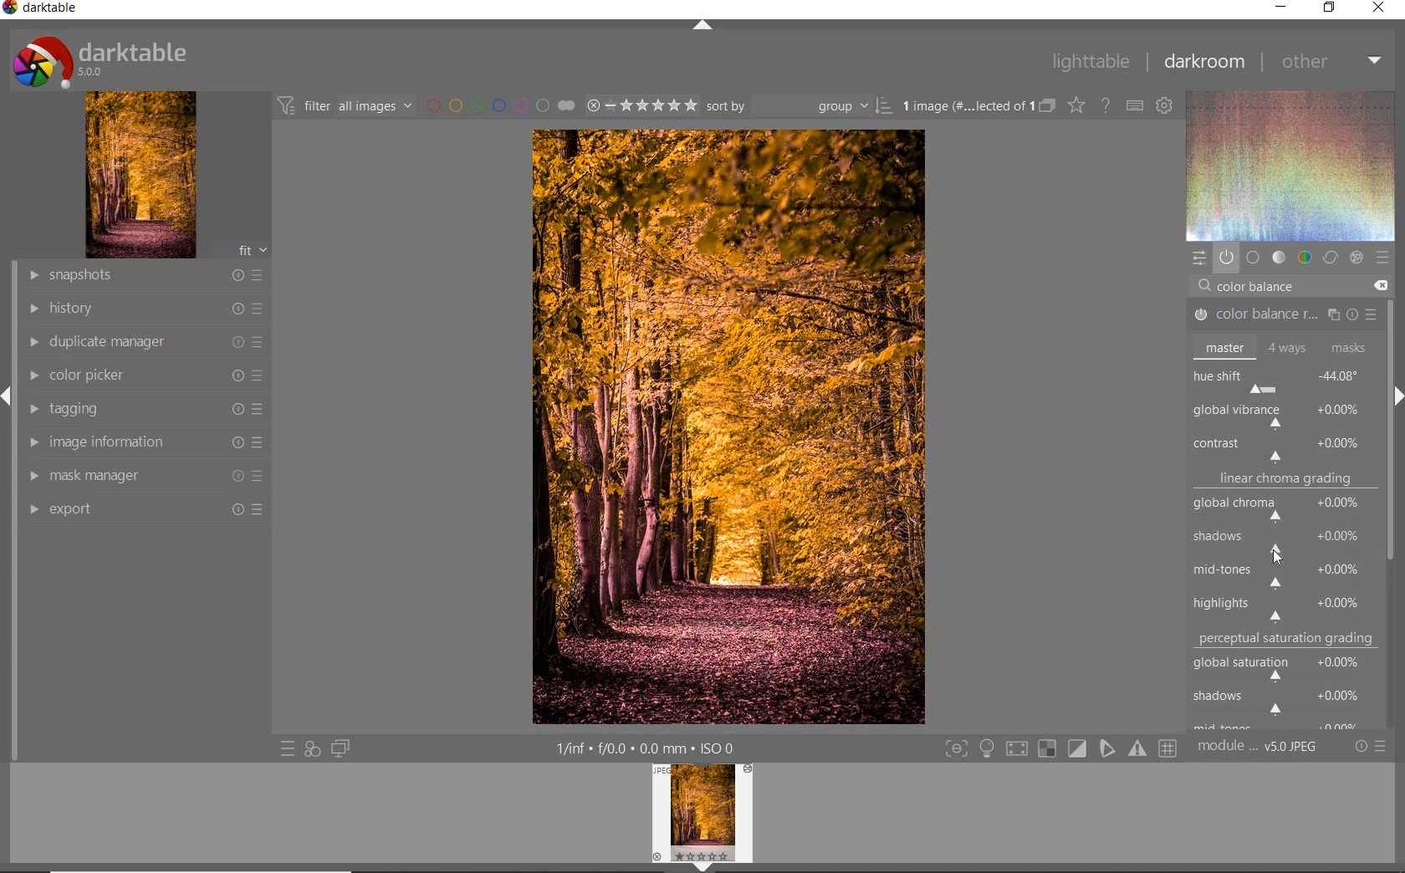  What do you see at coordinates (1282, 543) in the screenshot?
I see `shadows` at bounding box center [1282, 543].